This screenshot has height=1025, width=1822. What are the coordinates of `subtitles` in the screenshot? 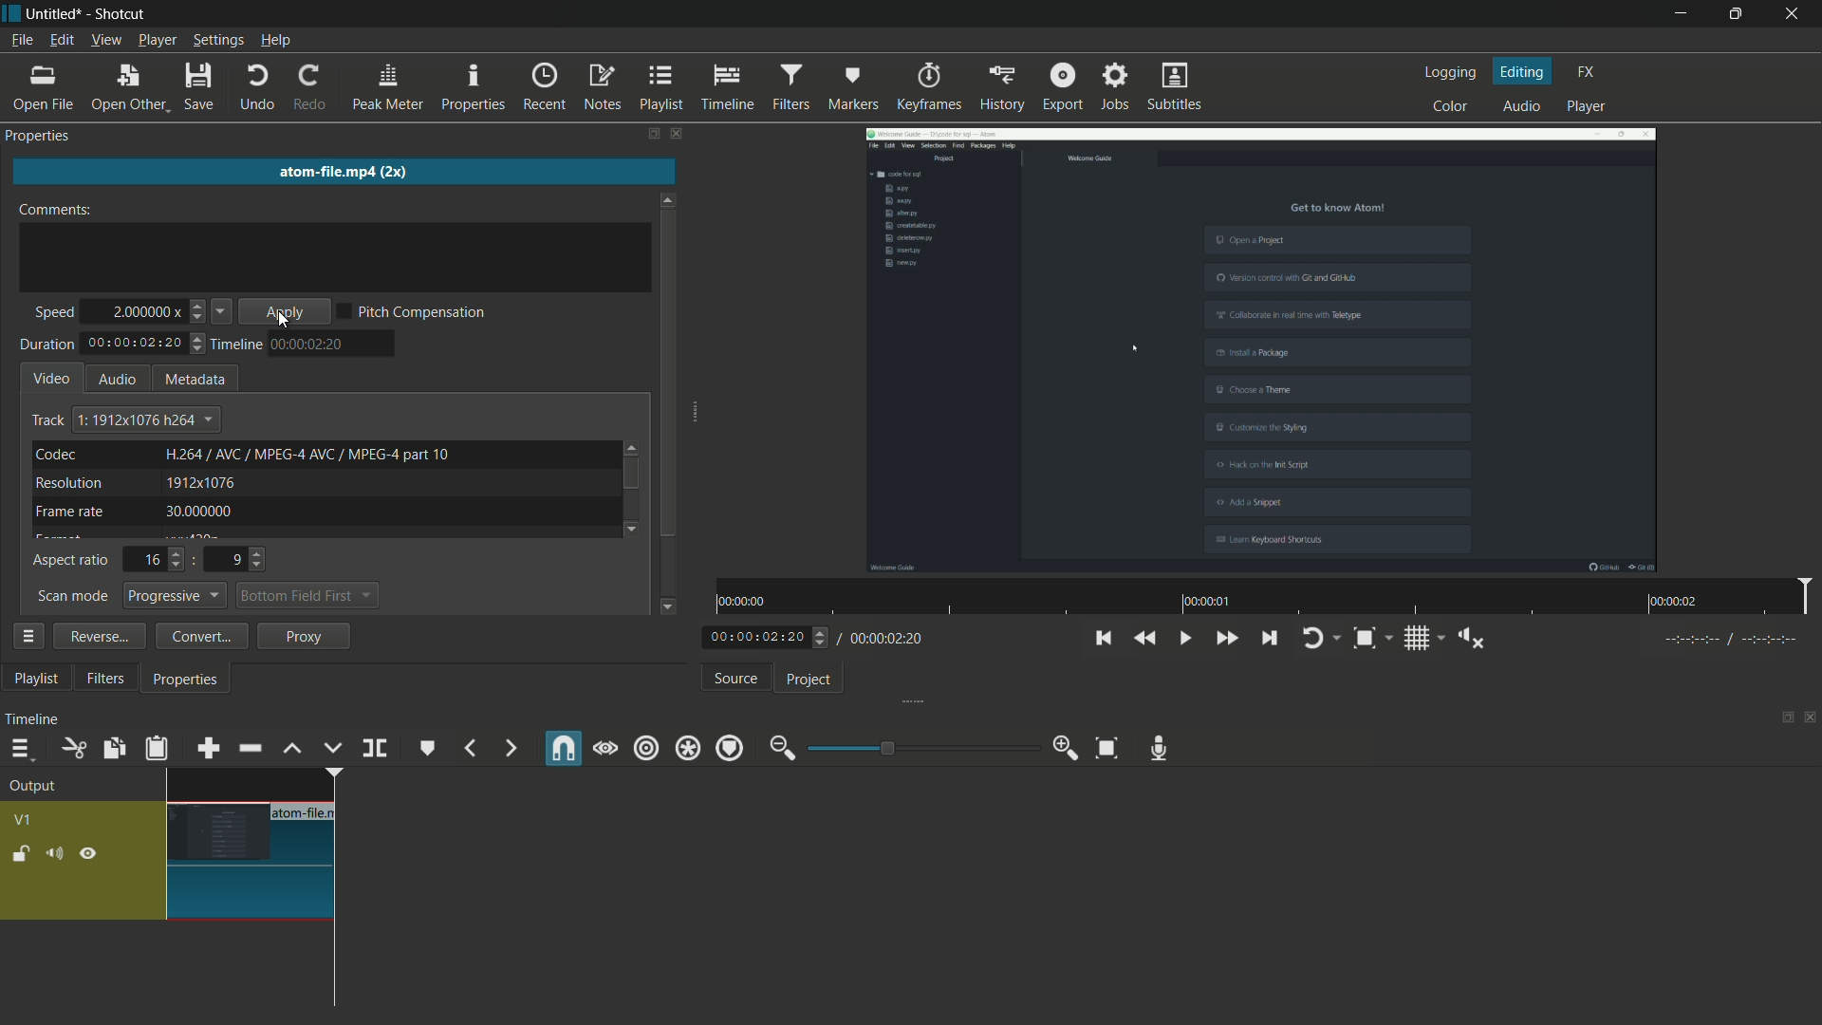 It's located at (1177, 85).